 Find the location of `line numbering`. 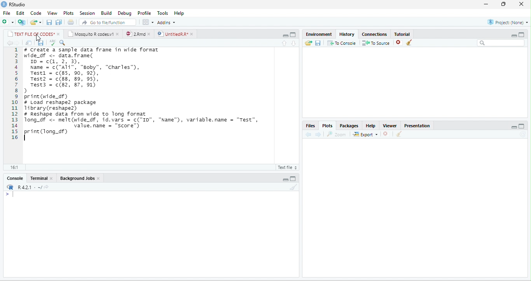

line numbering is located at coordinates (15, 93).